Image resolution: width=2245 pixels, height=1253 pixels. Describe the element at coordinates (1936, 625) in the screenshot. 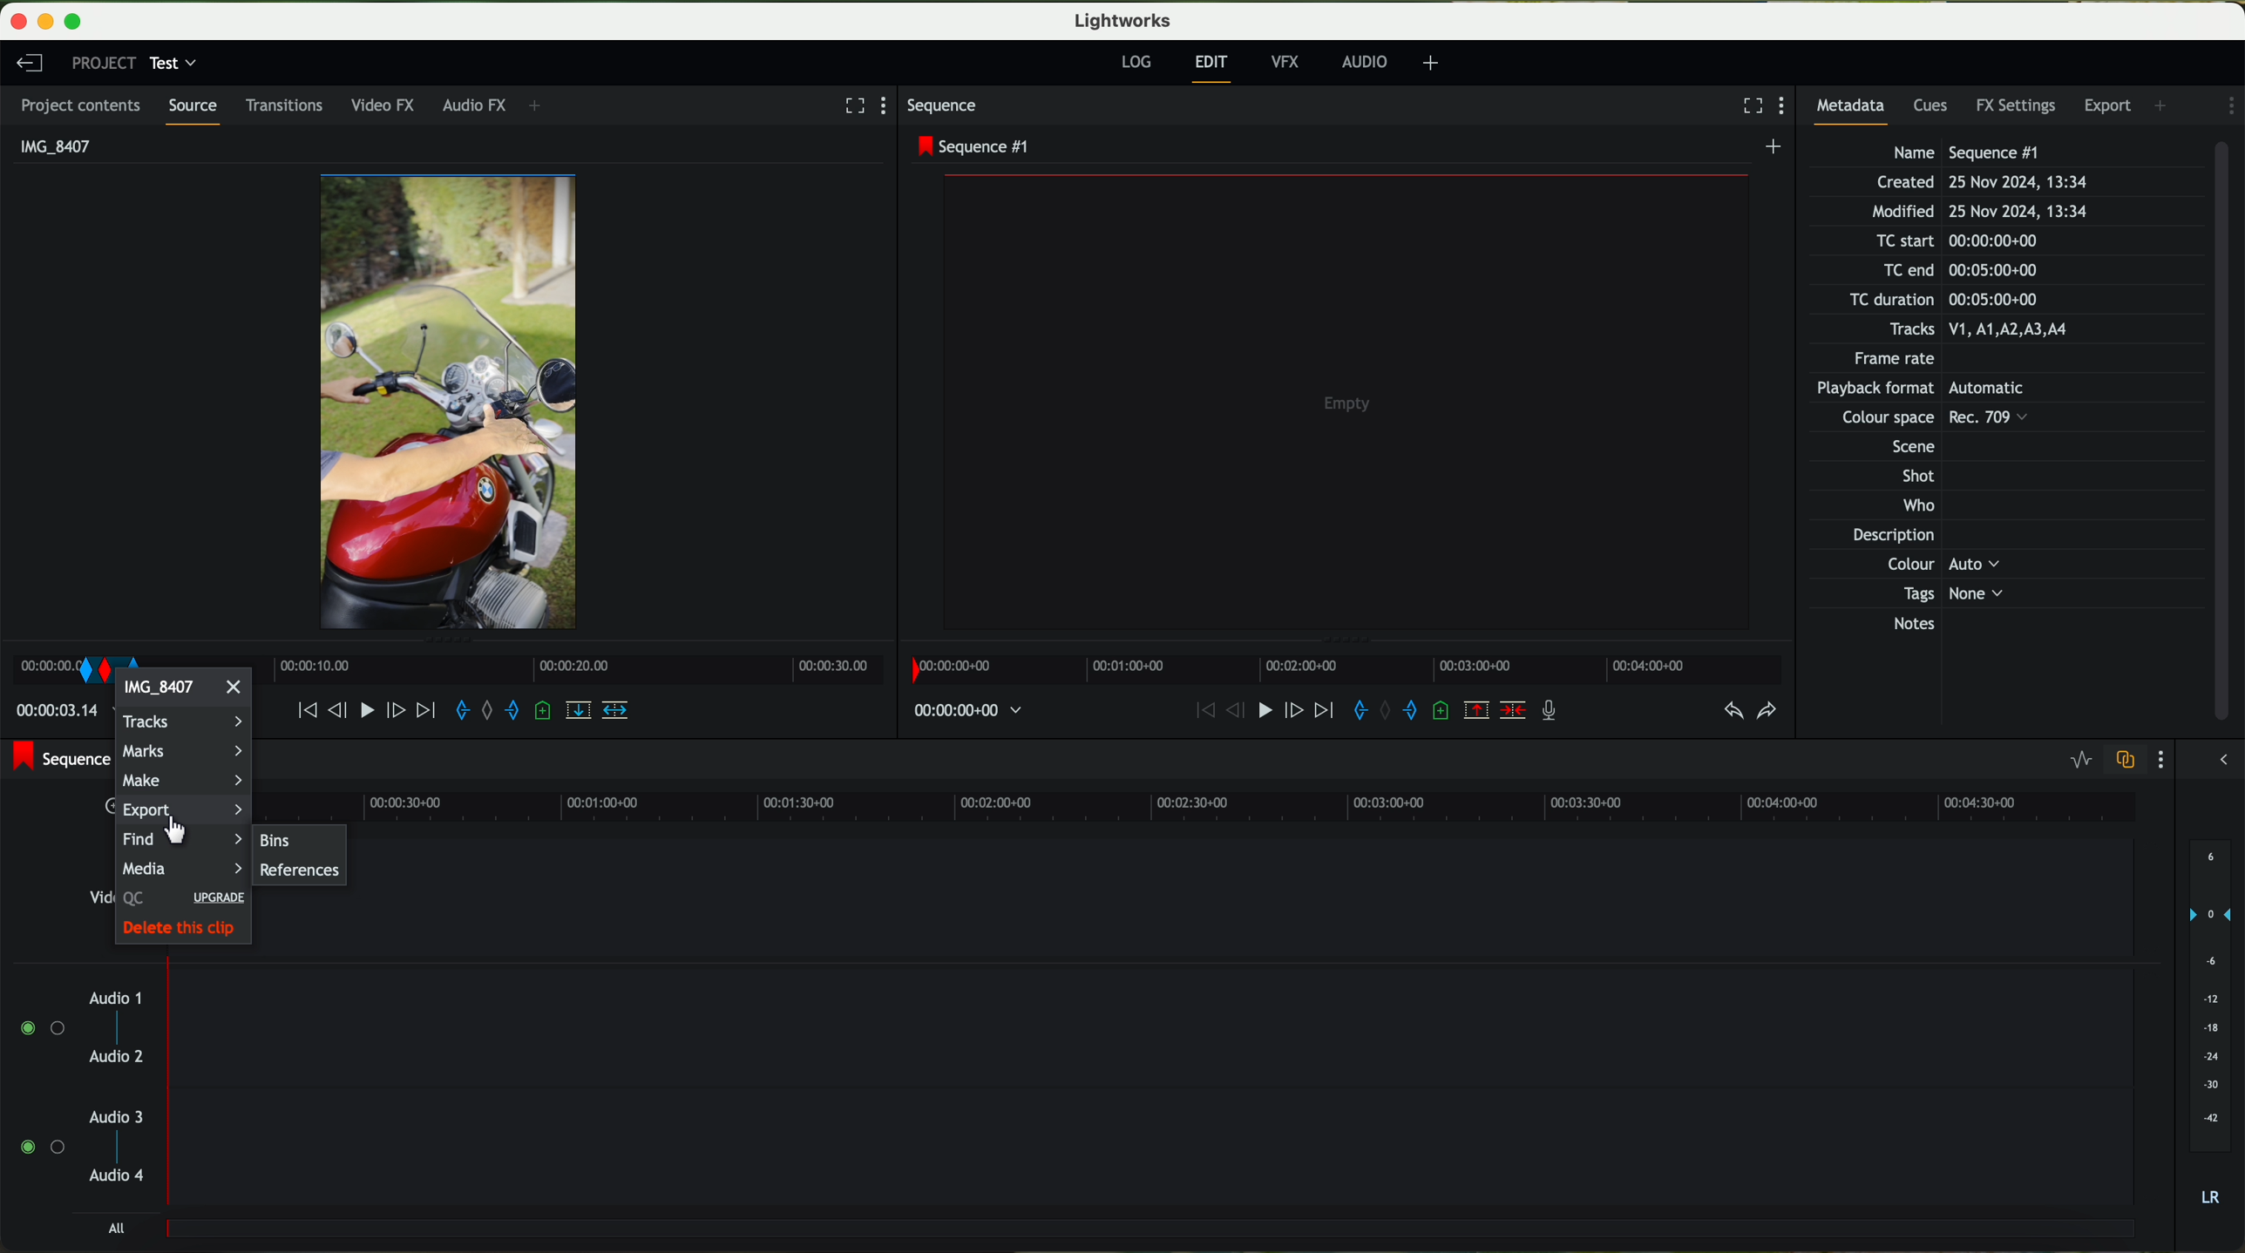

I see `Notes` at that location.